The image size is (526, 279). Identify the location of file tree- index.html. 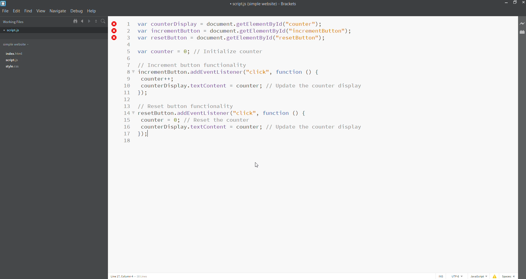
(14, 53).